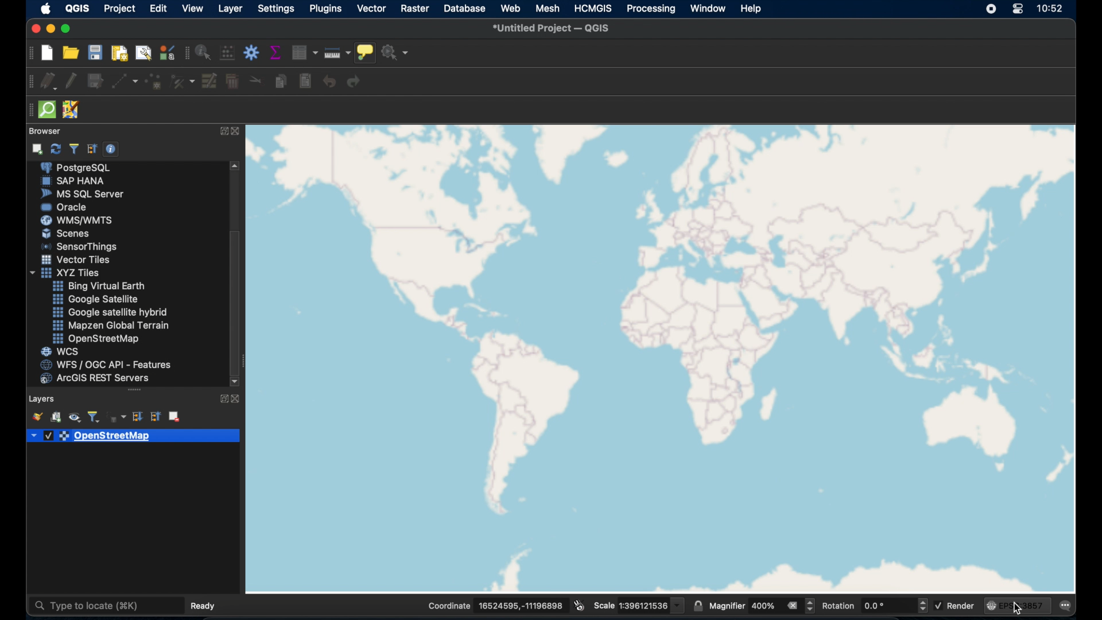 The width and height of the screenshot is (1102, 620). I want to click on ready, so click(201, 605).